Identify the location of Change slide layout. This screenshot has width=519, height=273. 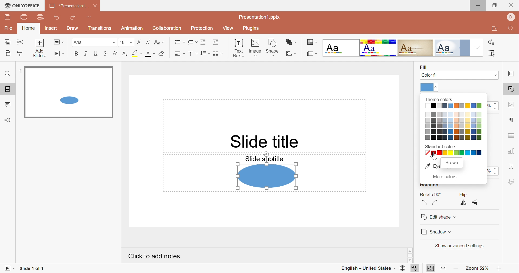
(59, 43).